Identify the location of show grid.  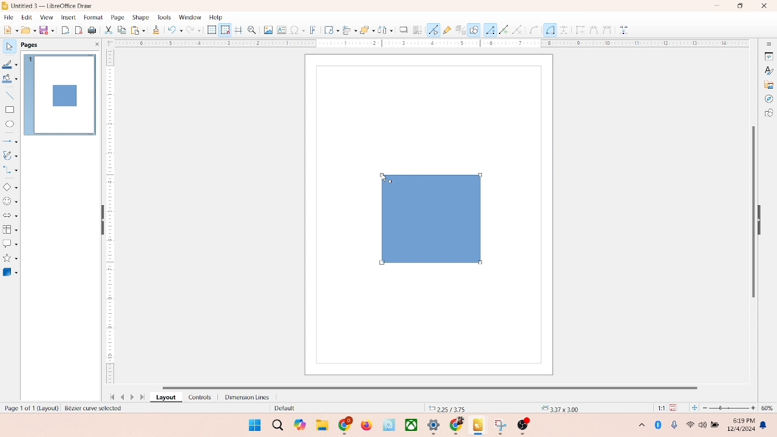
(211, 30).